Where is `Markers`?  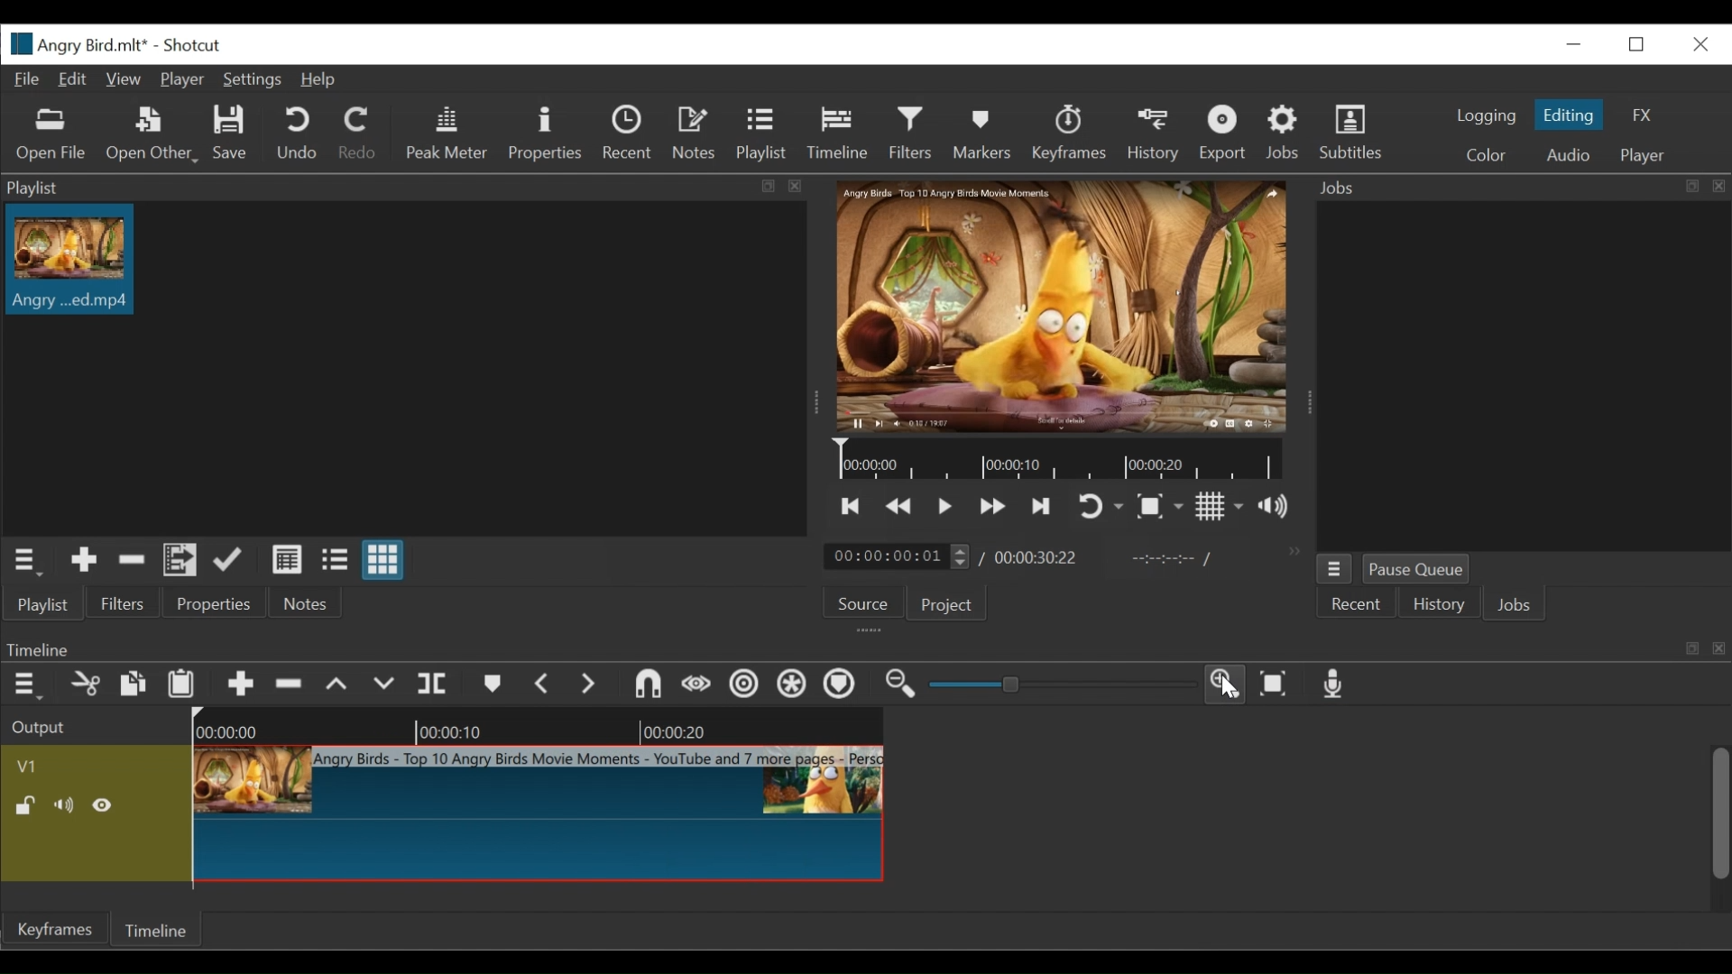 Markers is located at coordinates (493, 685).